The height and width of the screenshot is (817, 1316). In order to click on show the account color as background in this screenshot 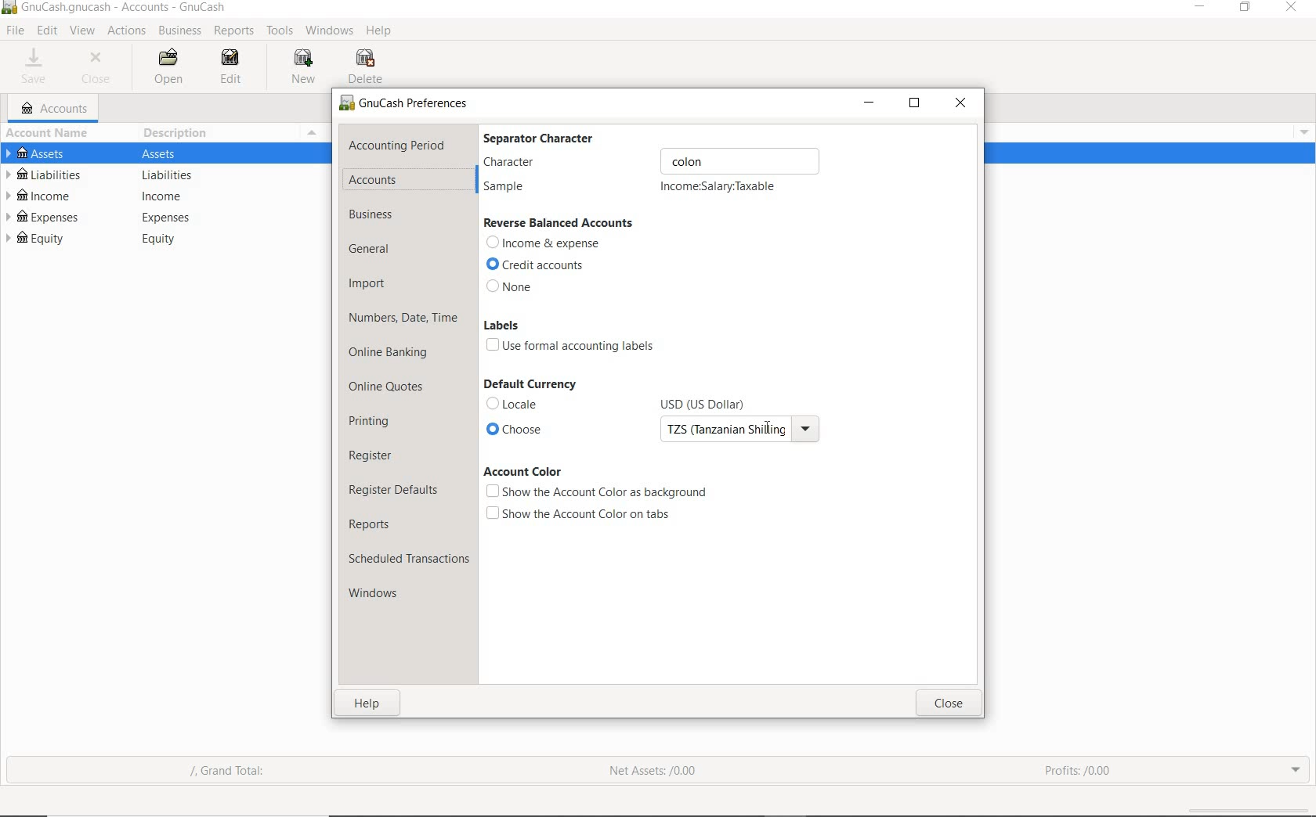, I will do `click(596, 492)`.